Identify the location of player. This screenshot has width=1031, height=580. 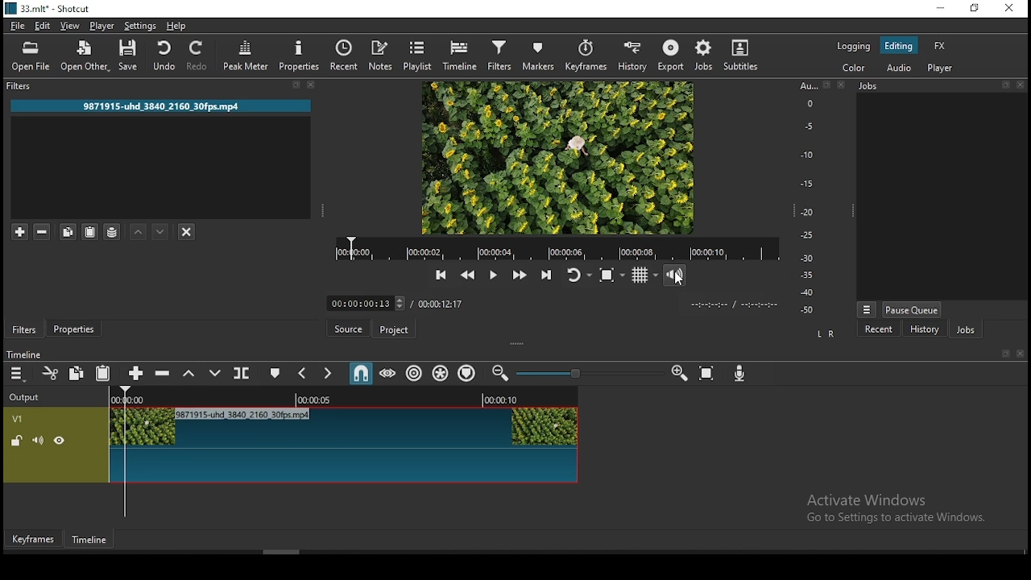
(940, 68).